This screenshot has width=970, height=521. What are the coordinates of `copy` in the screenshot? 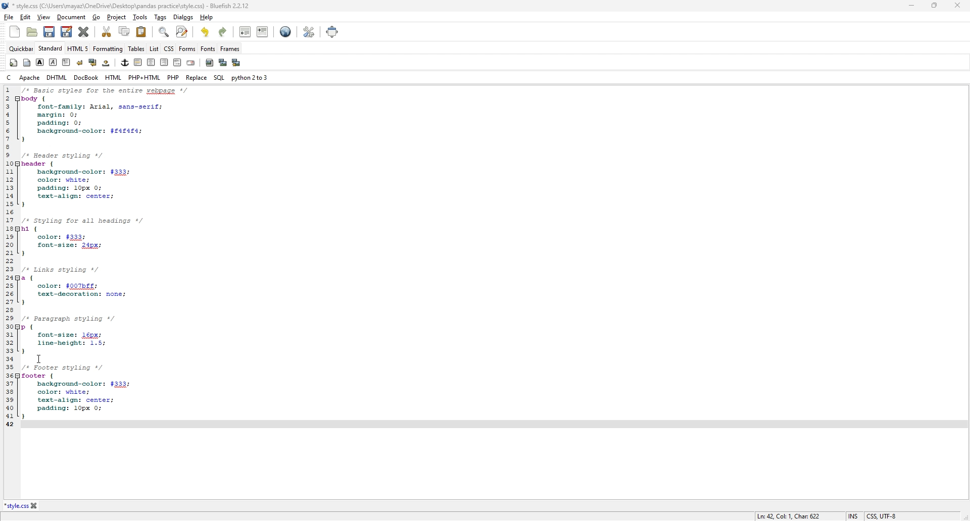 It's located at (125, 31).